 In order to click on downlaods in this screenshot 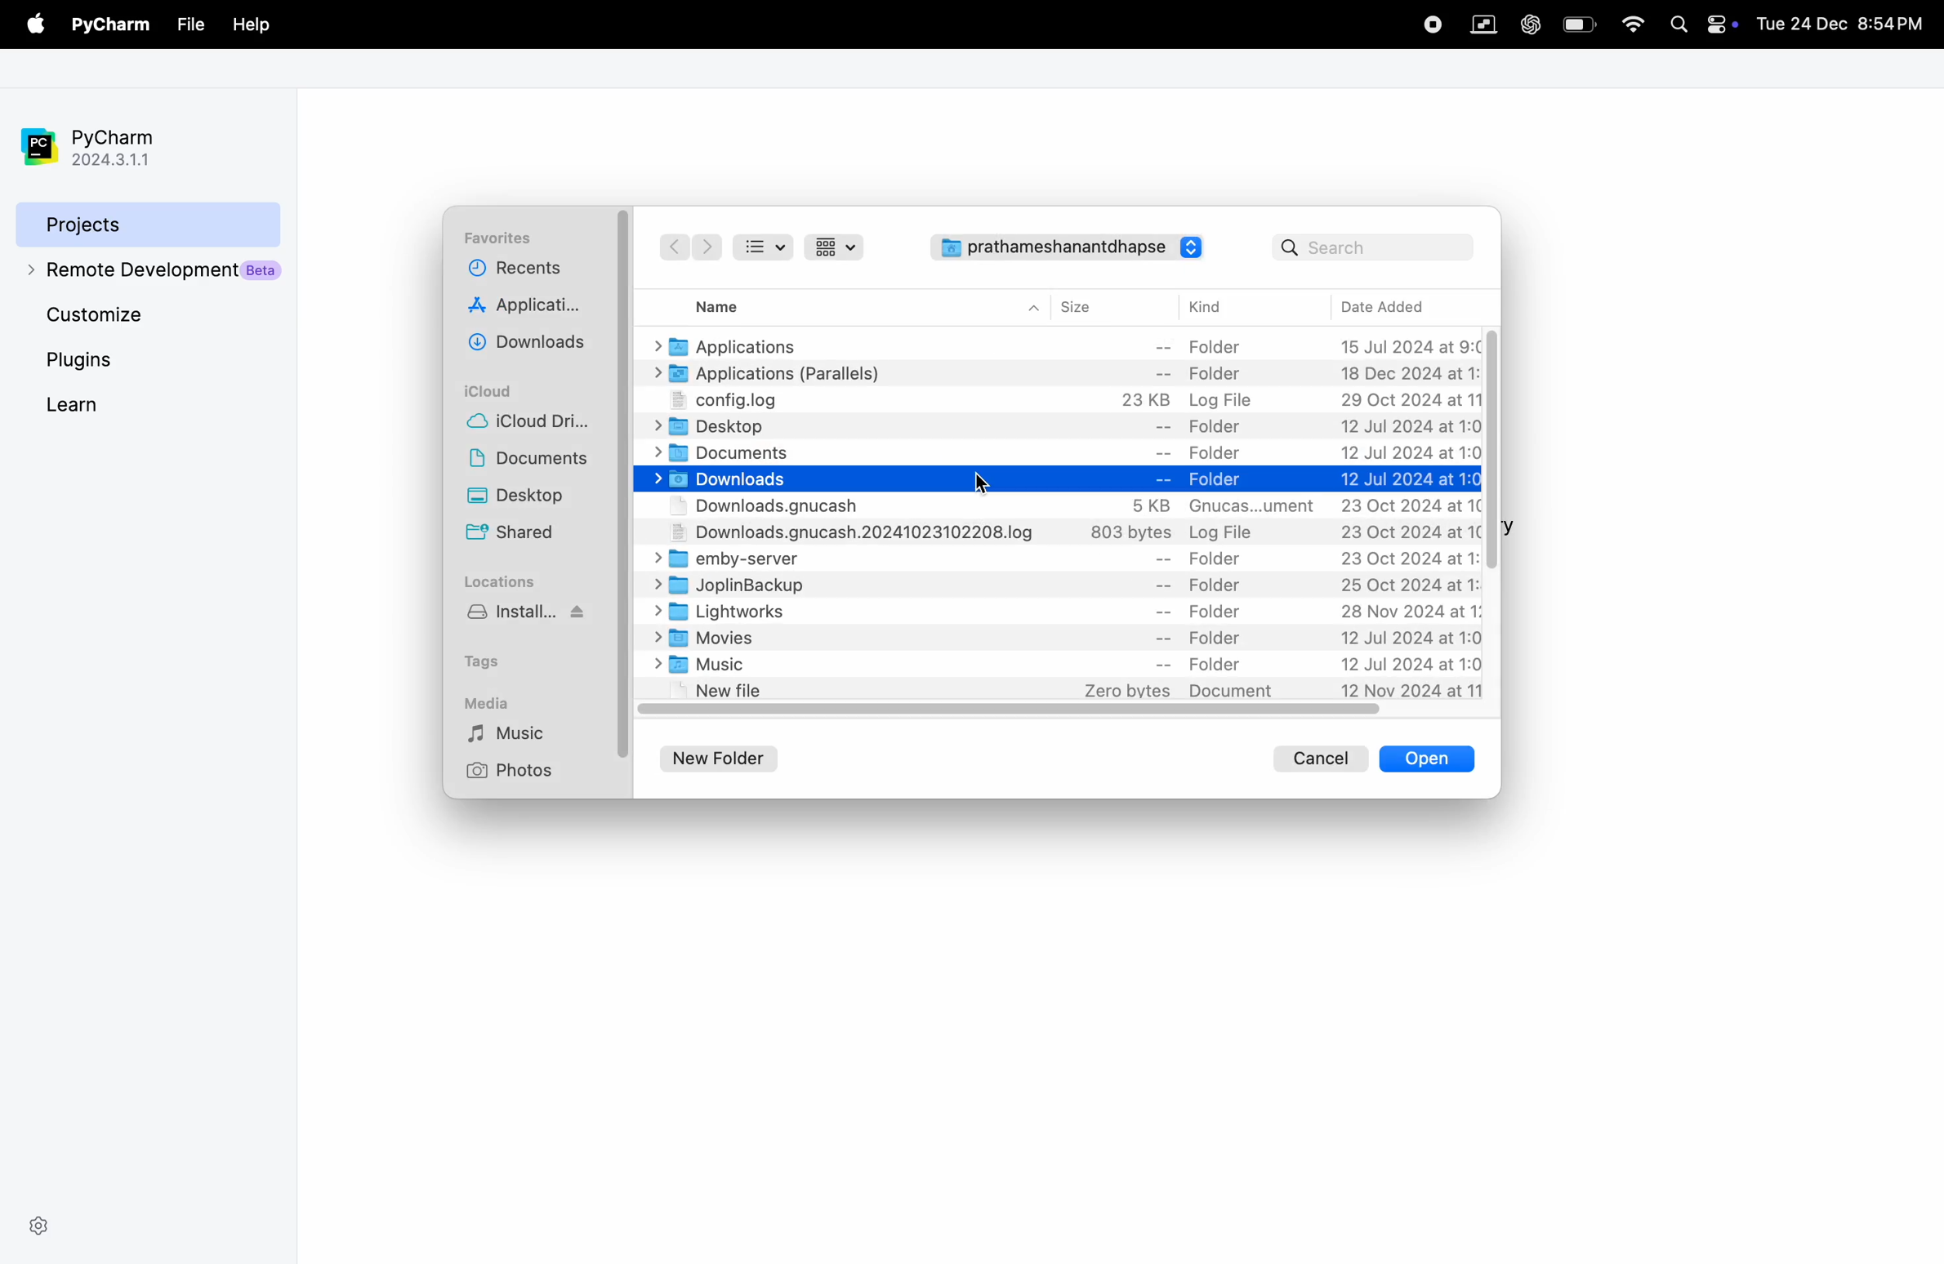, I will do `click(533, 341)`.